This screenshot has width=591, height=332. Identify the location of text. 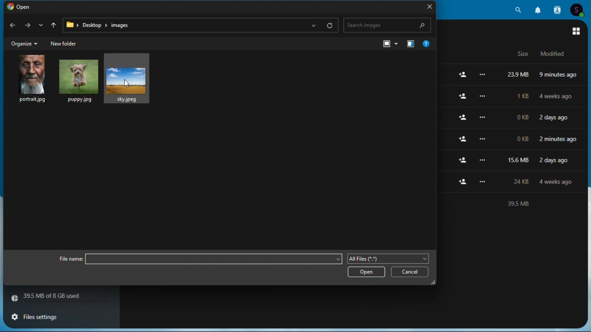
(513, 204).